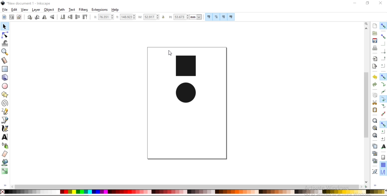  What do you see at coordinates (83, 9) in the screenshot?
I see `filters` at bounding box center [83, 9].